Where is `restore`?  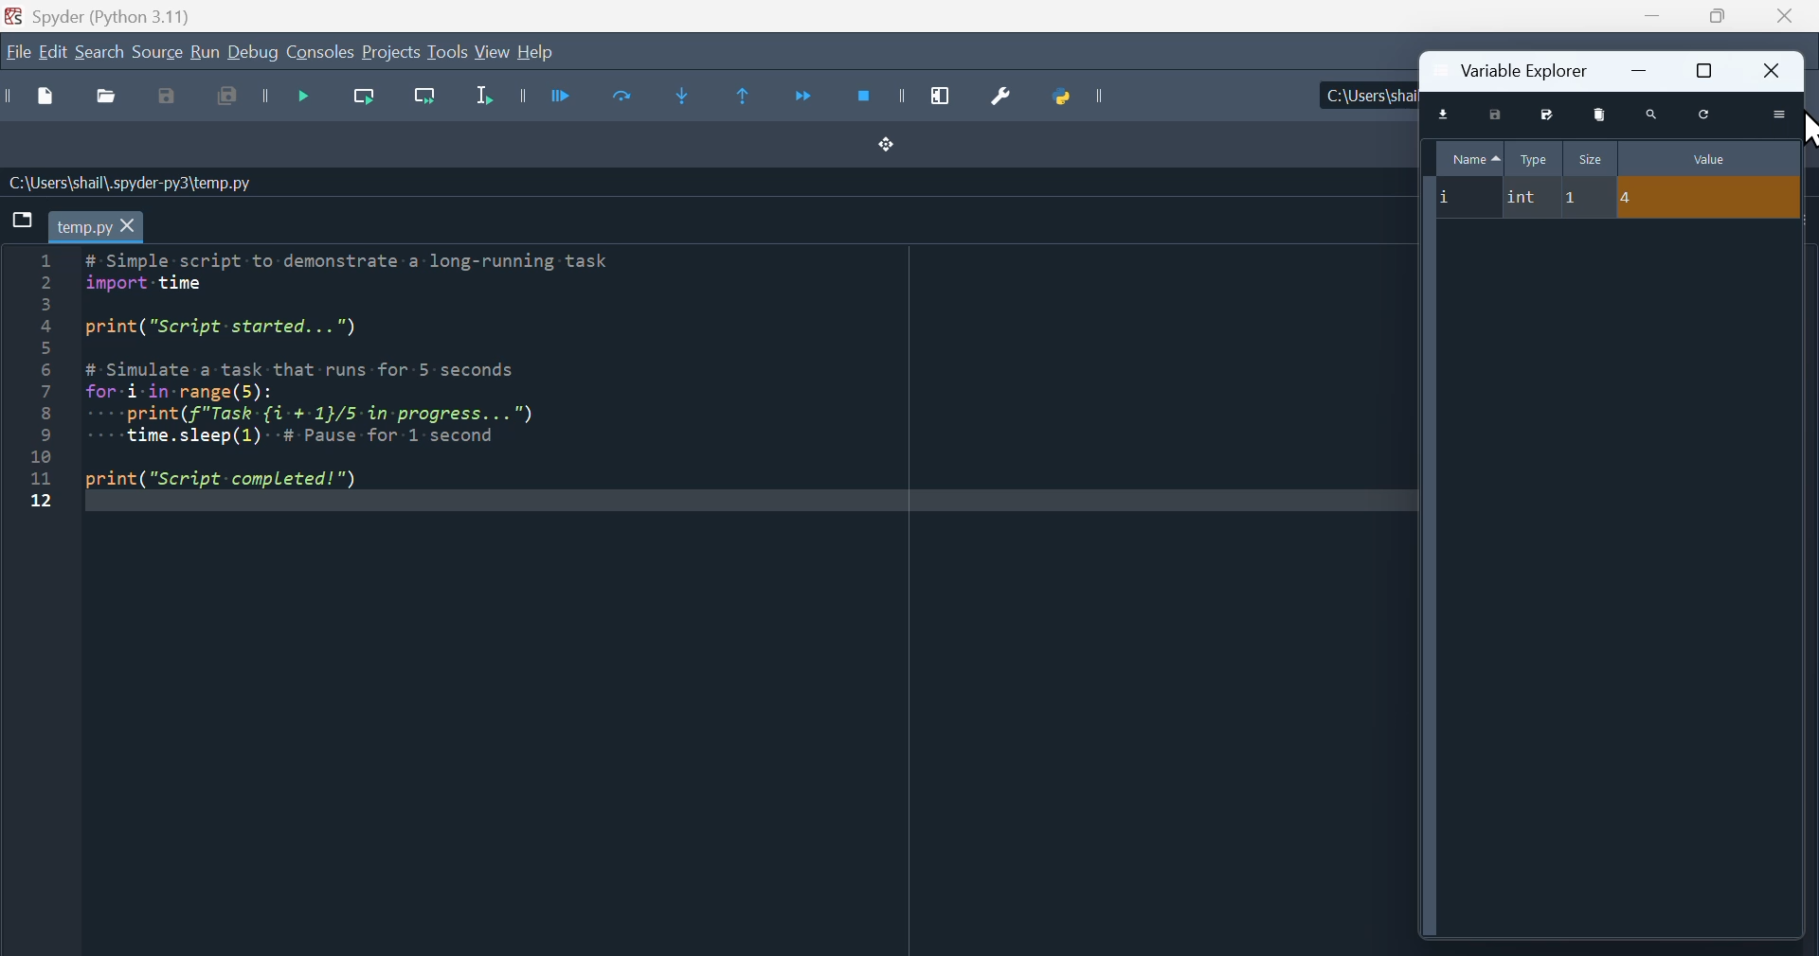
restore is located at coordinates (1704, 70).